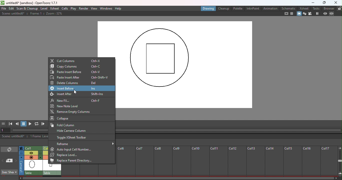 The height and width of the screenshot is (180, 342). Describe the element at coordinates (64, 125) in the screenshot. I see `Fold column` at that location.